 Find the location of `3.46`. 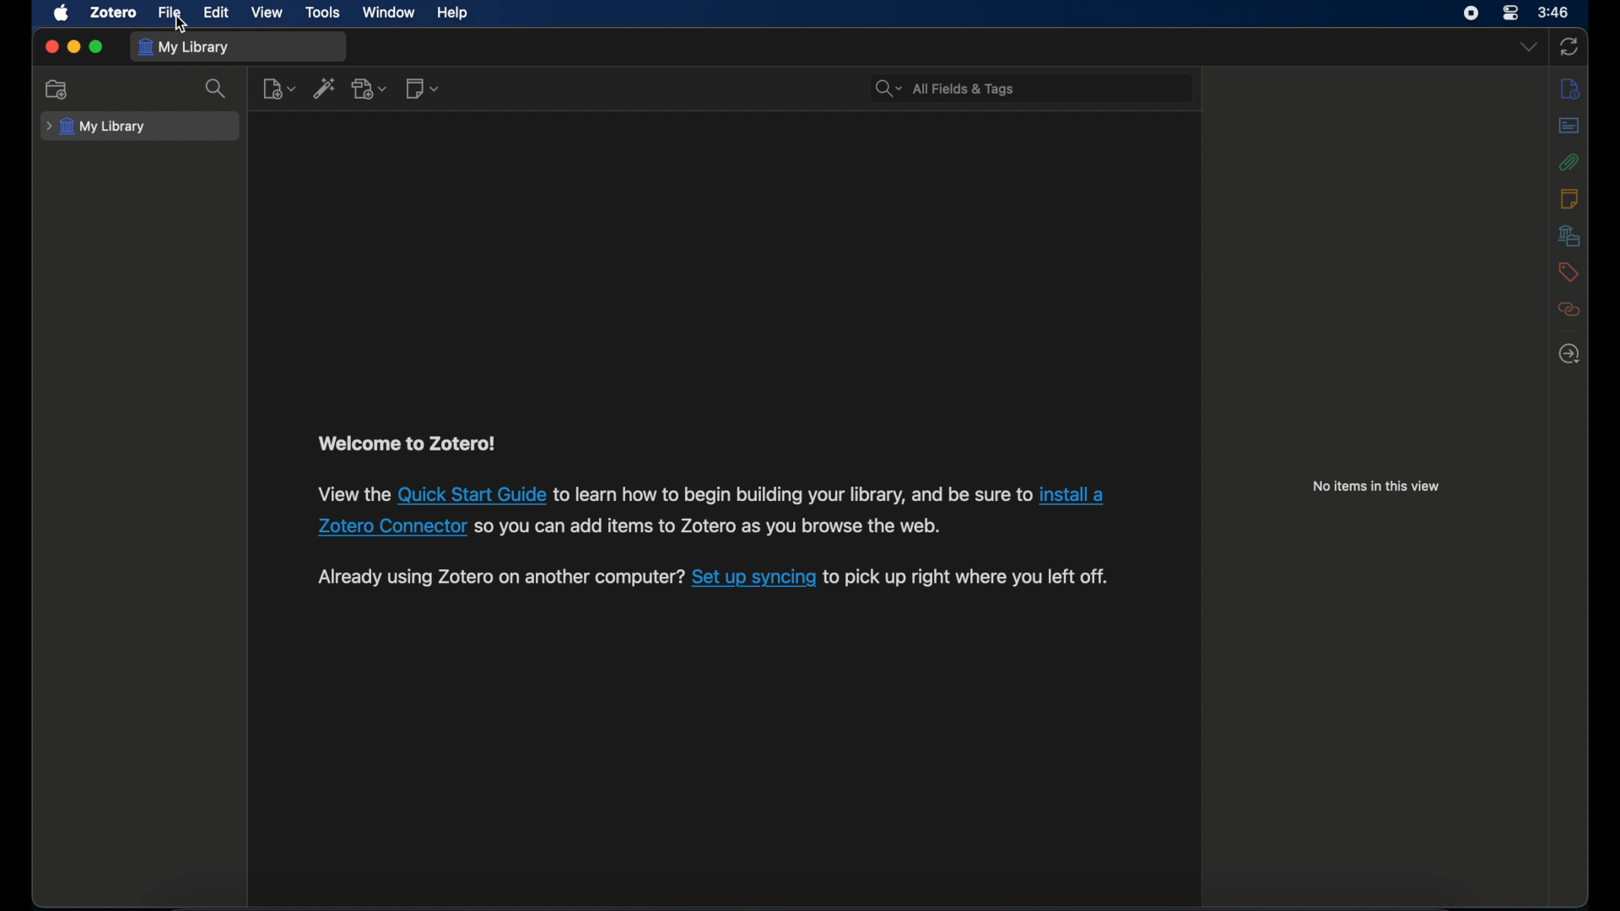

3.46 is located at coordinates (1554, 13).